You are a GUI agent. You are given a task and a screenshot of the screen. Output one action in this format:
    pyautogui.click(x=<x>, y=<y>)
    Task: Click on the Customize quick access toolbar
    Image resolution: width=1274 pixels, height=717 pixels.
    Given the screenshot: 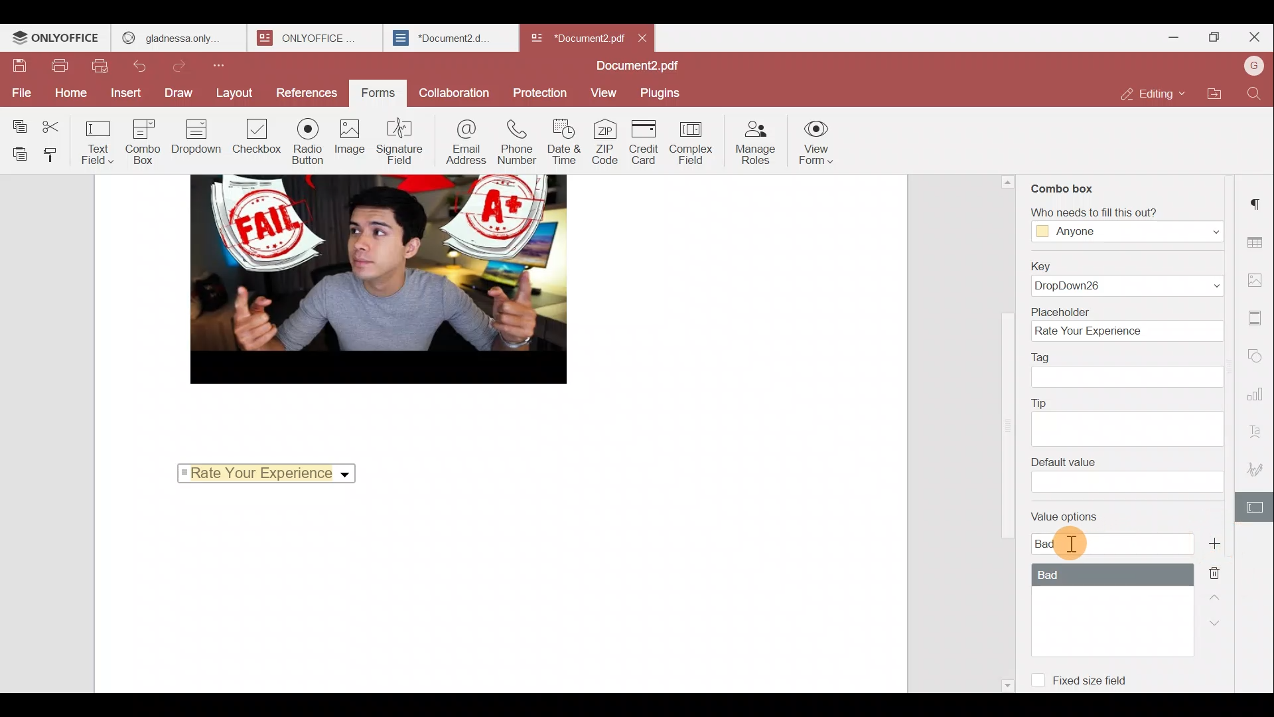 What is the action you would take?
    pyautogui.click(x=223, y=68)
    